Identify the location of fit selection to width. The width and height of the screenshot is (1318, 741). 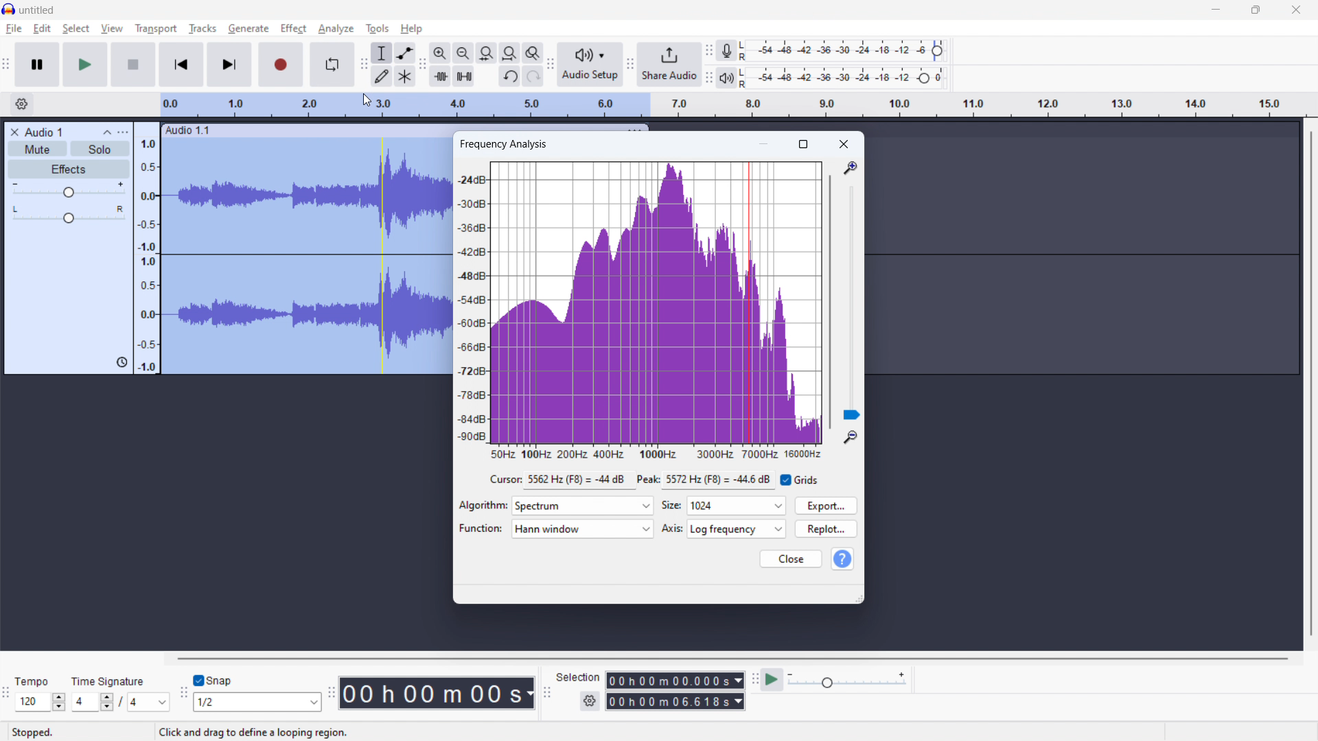
(487, 53).